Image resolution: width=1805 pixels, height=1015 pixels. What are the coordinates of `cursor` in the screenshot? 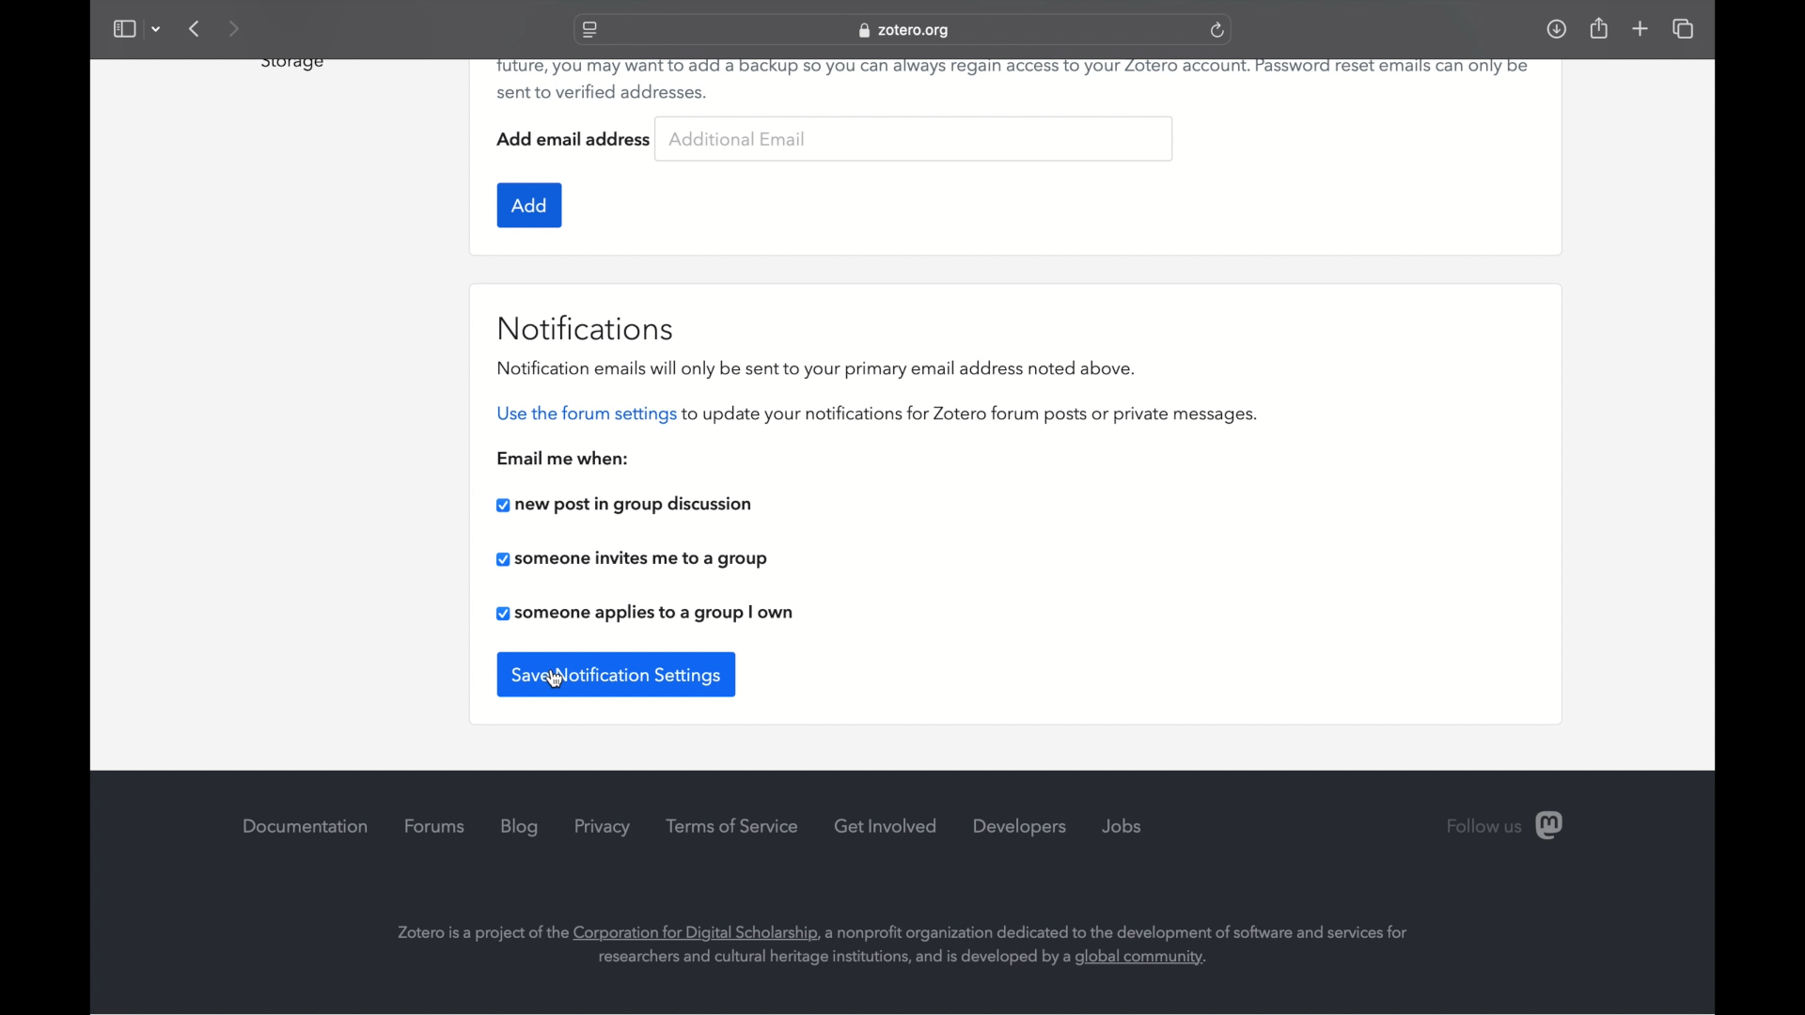 It's located at (555, 679).